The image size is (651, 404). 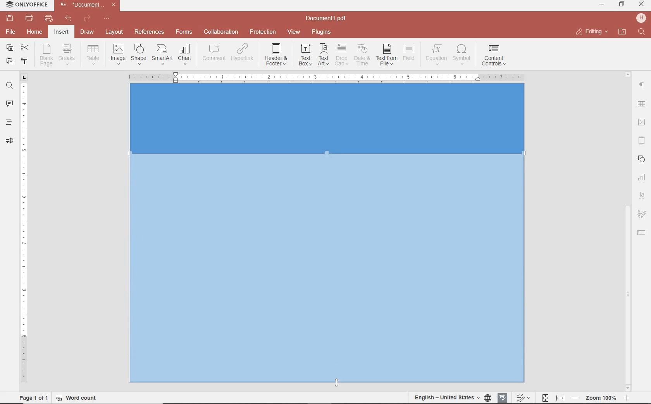 What do you see at coordinates (69, 19) in the screenshot?
I see `undo` at bounding box center [69, 19].